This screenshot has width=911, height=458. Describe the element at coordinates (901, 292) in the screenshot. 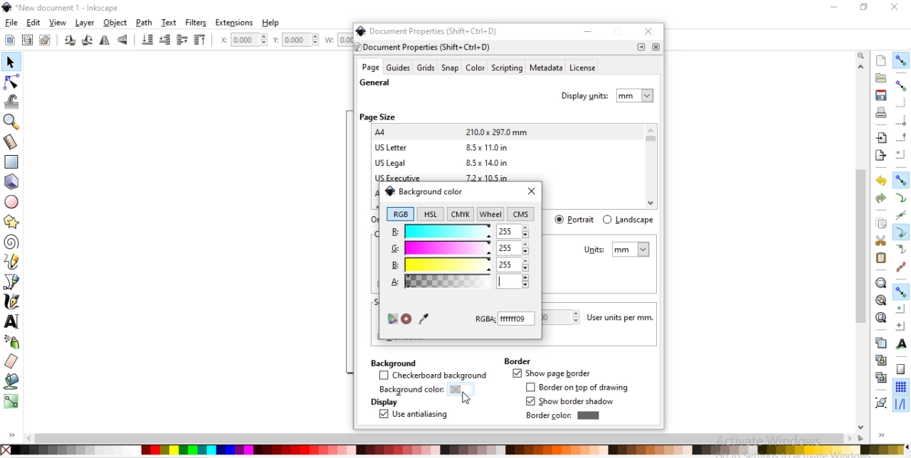

I see `snap other points` at that location.